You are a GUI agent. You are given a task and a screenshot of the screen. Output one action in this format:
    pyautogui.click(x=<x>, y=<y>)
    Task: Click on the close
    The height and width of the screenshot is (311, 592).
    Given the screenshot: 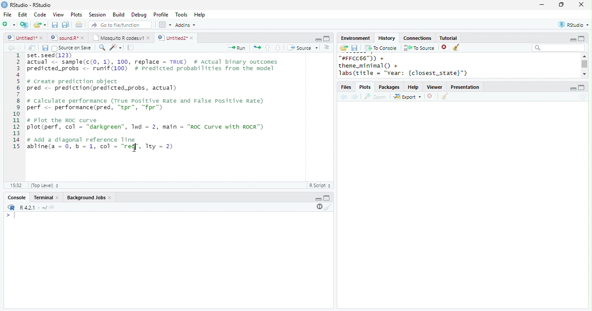 What is the action you would take?
    pyautogui.click(x=111, y=198)
    